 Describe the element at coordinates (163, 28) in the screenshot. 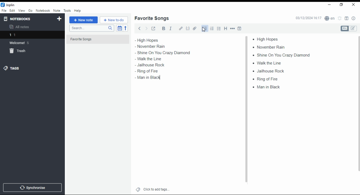

I see `bold` at that location.